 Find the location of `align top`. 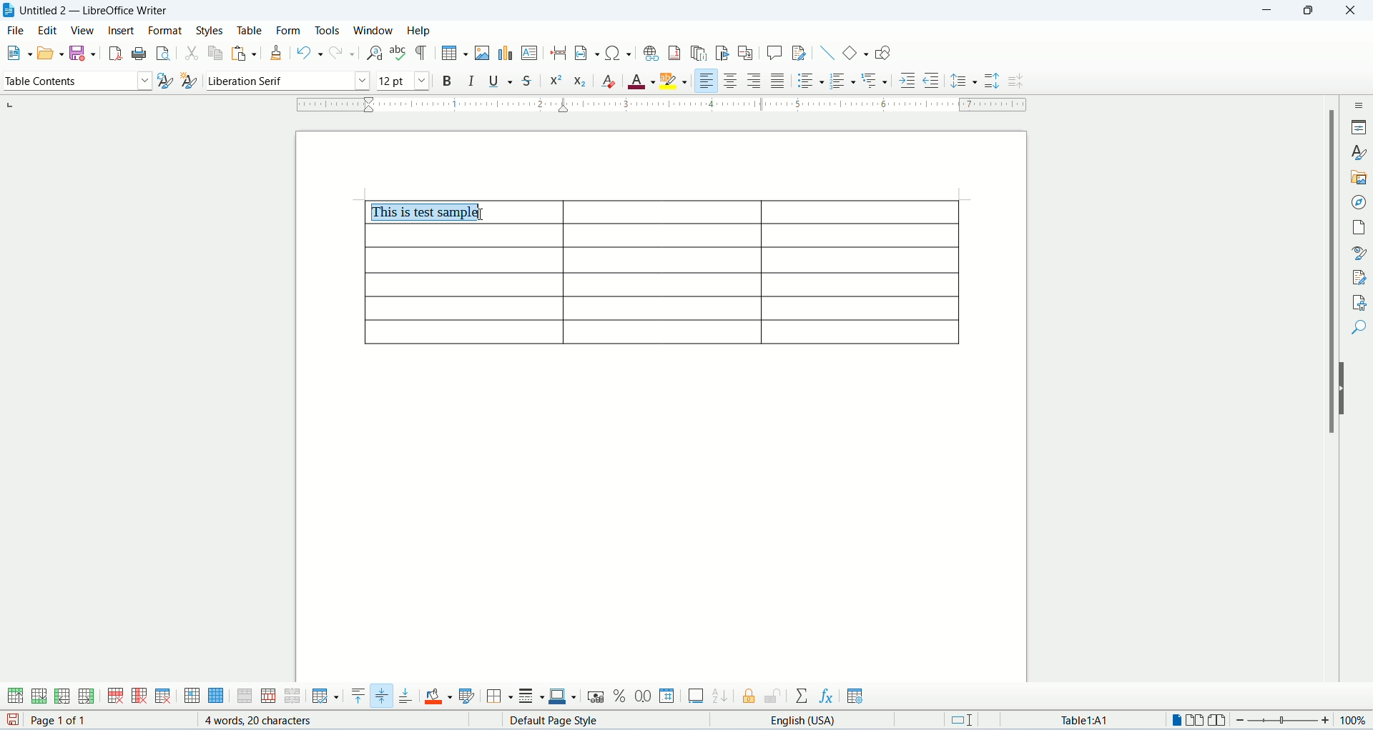

align top is located at coordinates (356, 697).